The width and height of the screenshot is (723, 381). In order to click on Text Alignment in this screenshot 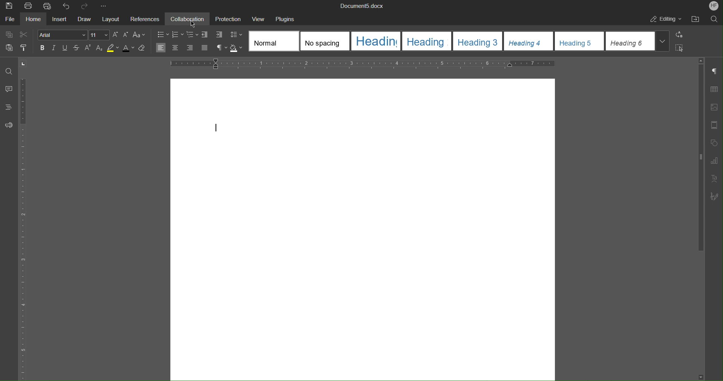, I will do `click(185, 49)`.